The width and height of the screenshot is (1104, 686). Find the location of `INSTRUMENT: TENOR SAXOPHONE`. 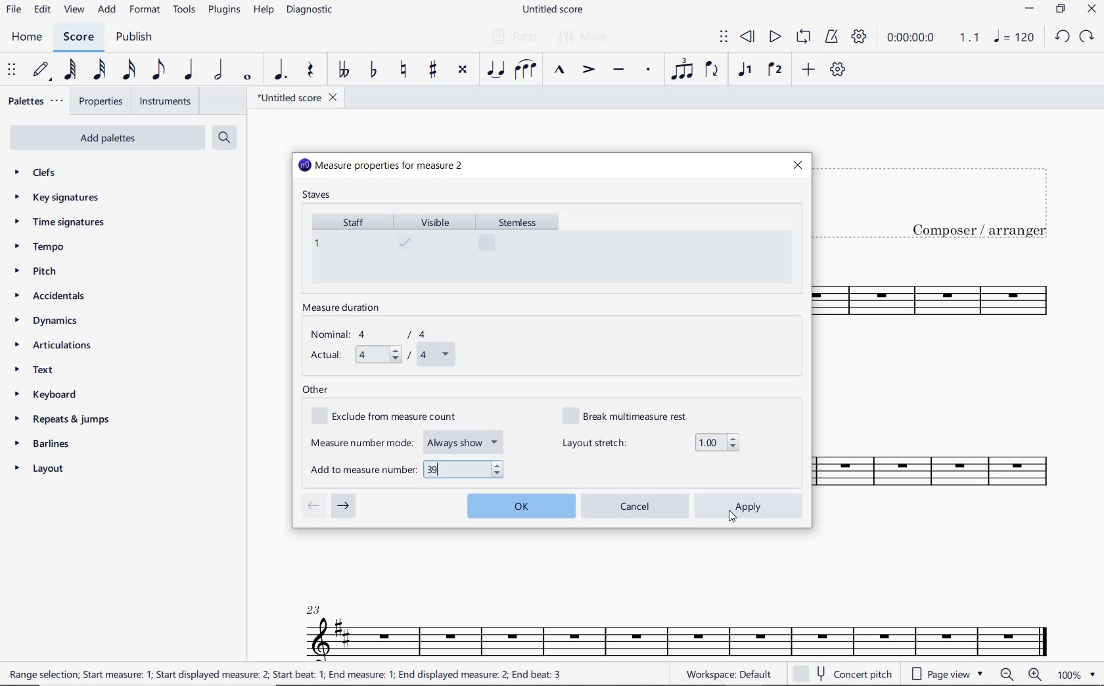

INSTRUMENT: TENOR SAXOPHONE is located at coordinates (950, 395).